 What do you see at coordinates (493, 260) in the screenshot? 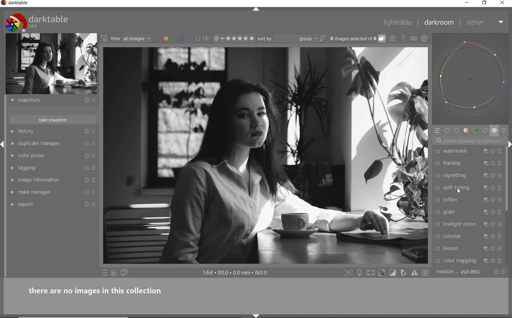
I see `reset` at bounding box center [493, 260].